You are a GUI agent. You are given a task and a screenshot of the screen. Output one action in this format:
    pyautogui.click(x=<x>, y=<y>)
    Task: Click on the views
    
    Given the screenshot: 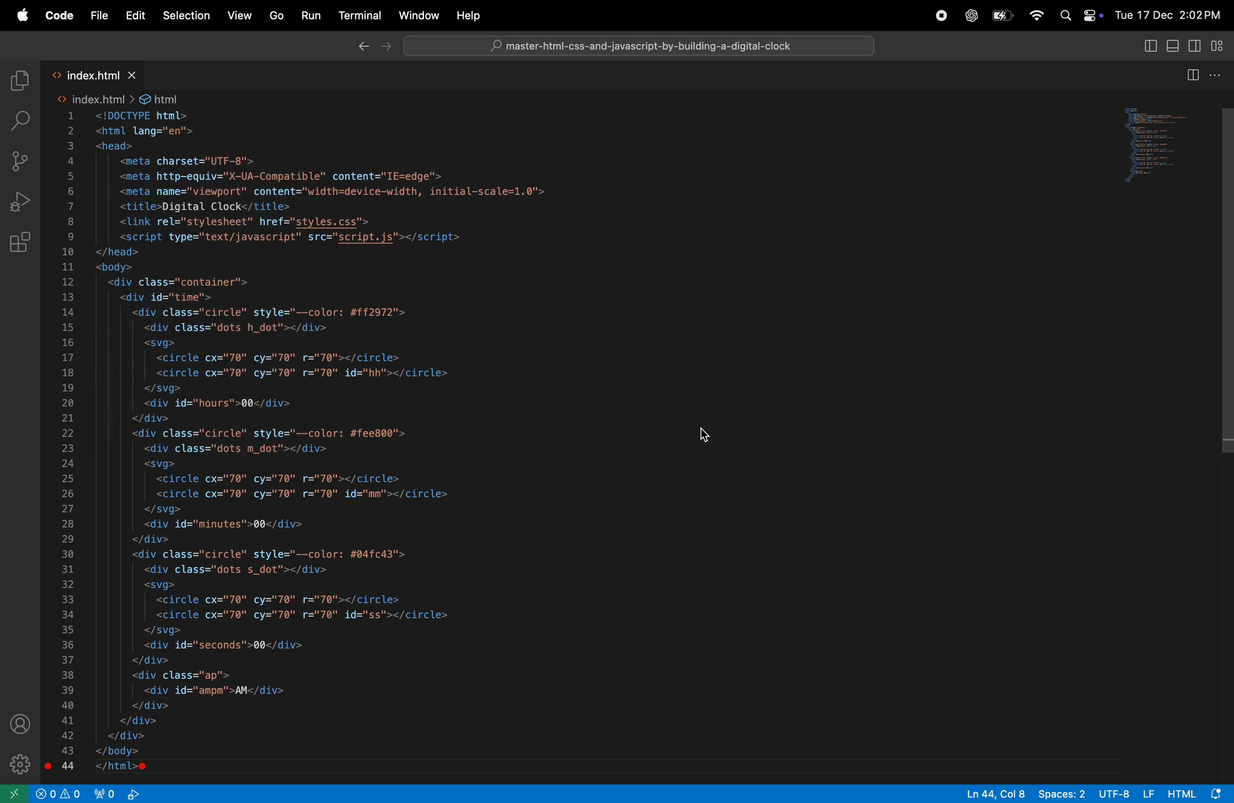 What is the action you would take?
    pyautogui.click(x=239, y=15)
    